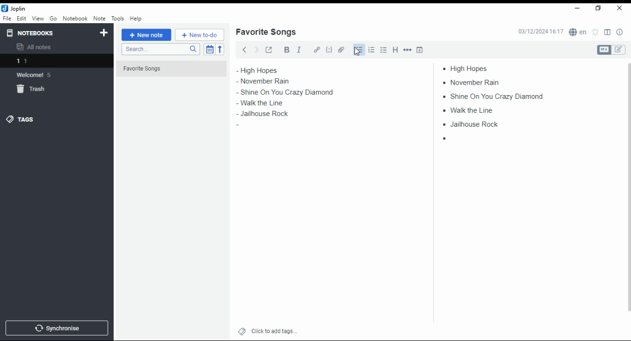 Image resolution: width=631 pixels, height=341 pixels. Describe the element at coordinates (608, 33) in the screenshot. I see `toggle layout` at that location.